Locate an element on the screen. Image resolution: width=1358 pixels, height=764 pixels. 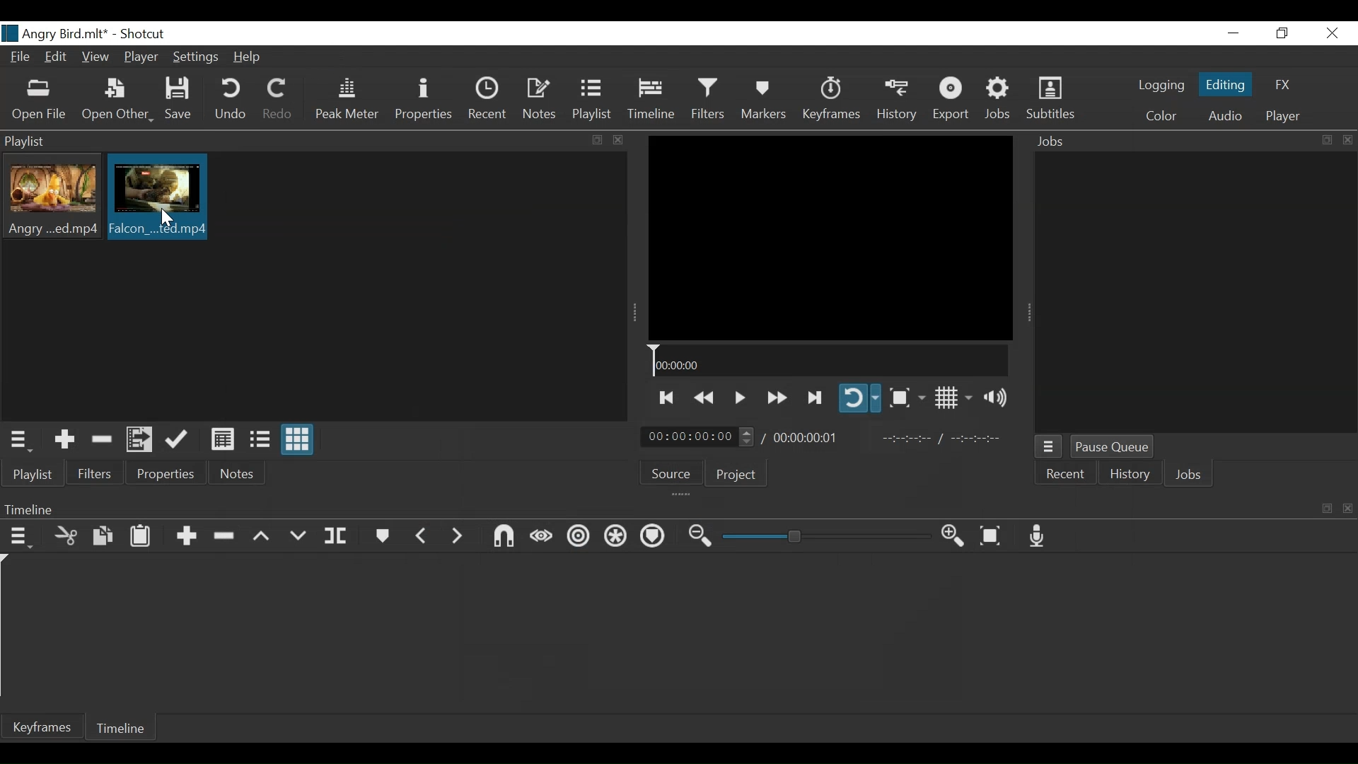
Timeline cursor is located at coordinates (8, 628).